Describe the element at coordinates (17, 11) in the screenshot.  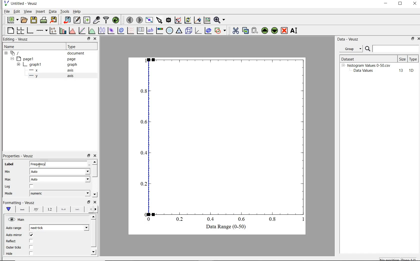
I see `edit` at that location.